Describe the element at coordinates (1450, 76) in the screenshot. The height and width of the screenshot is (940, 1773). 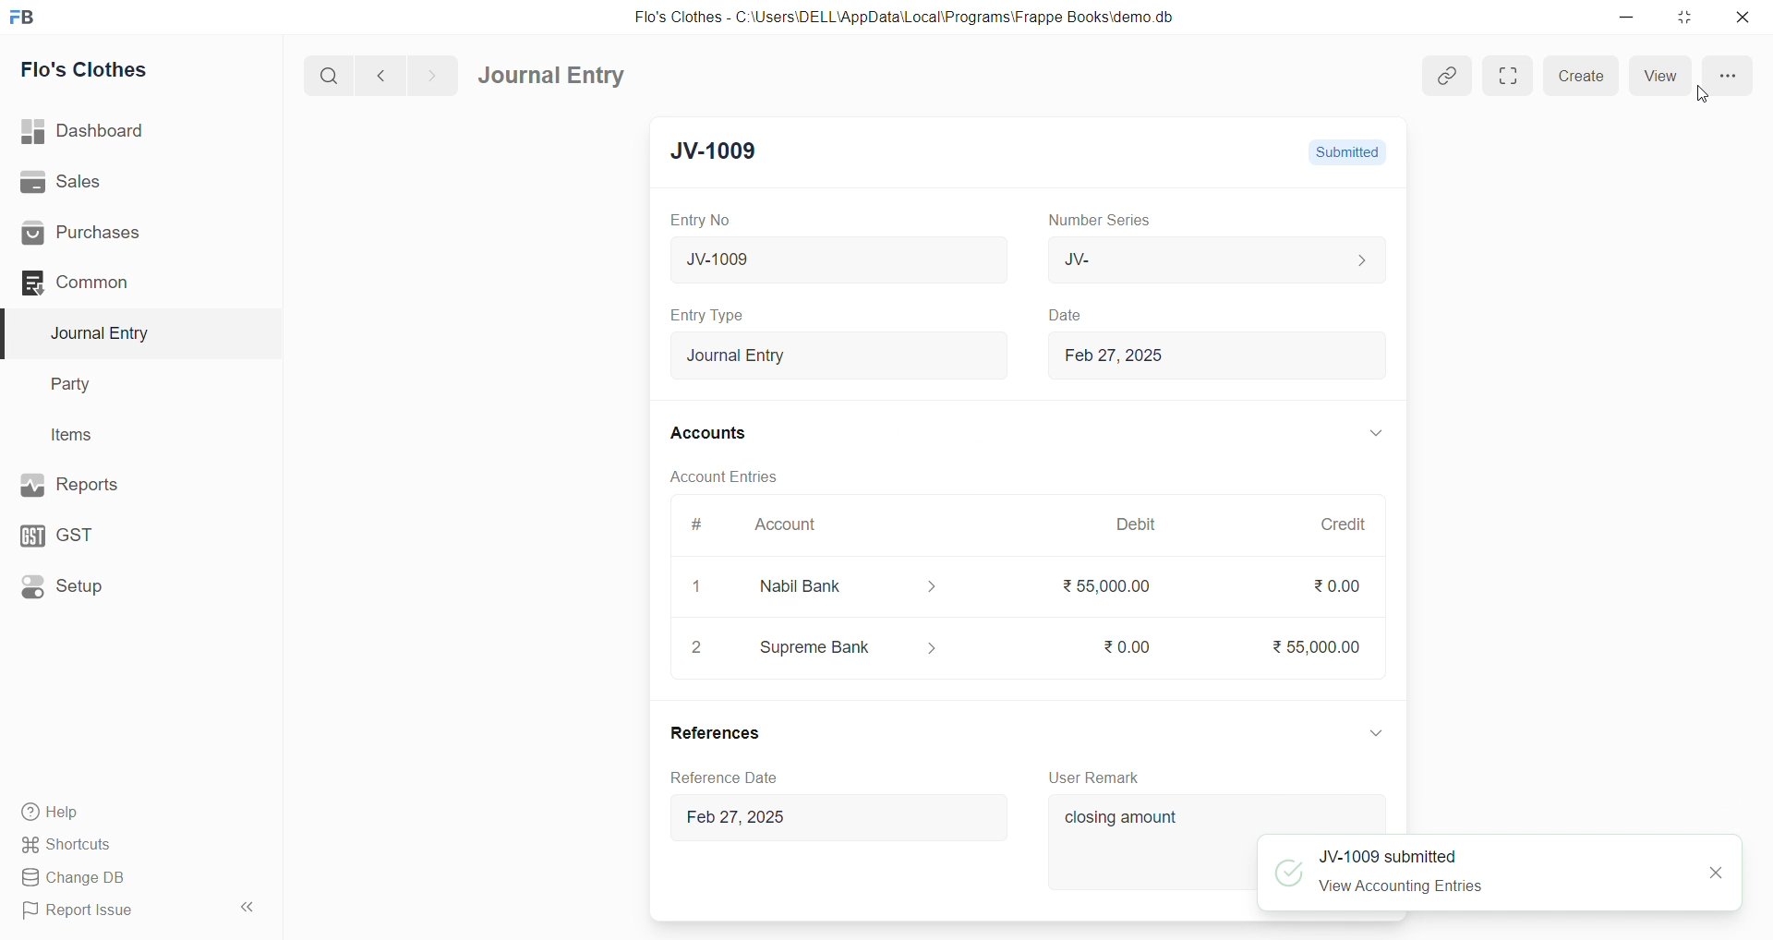
I see `link` at that location.